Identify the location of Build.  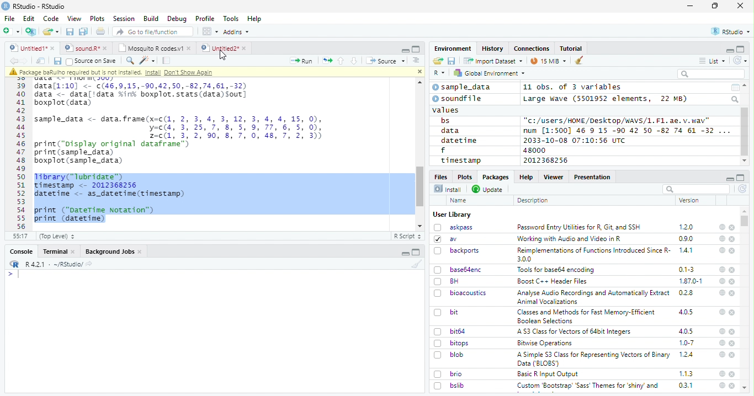
(151, 19).